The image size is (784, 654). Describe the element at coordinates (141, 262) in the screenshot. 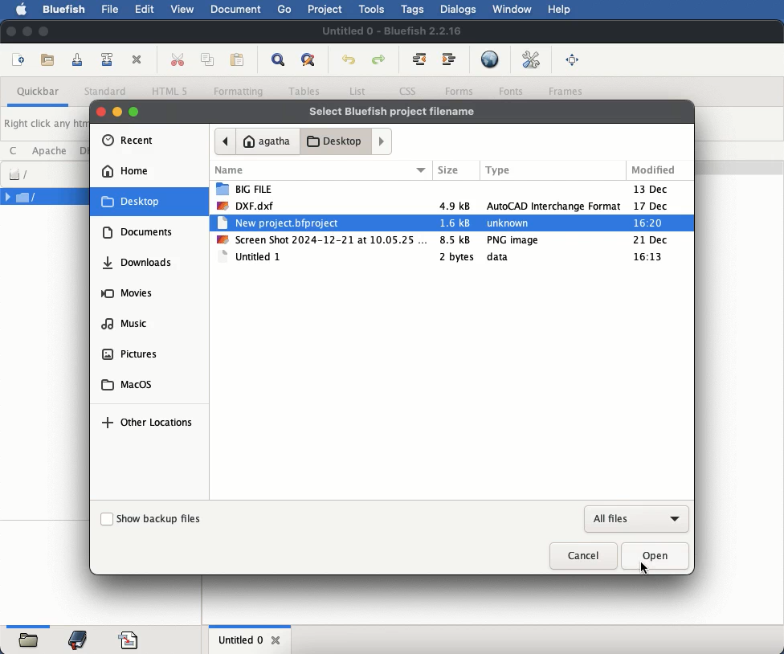

I see `downloads` at that location.